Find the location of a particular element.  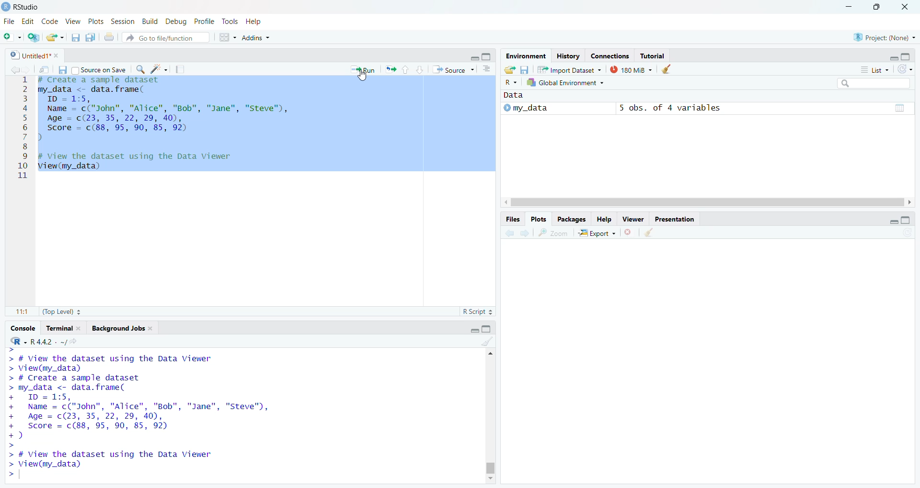

Maximize is located at coordinates (487, 57).